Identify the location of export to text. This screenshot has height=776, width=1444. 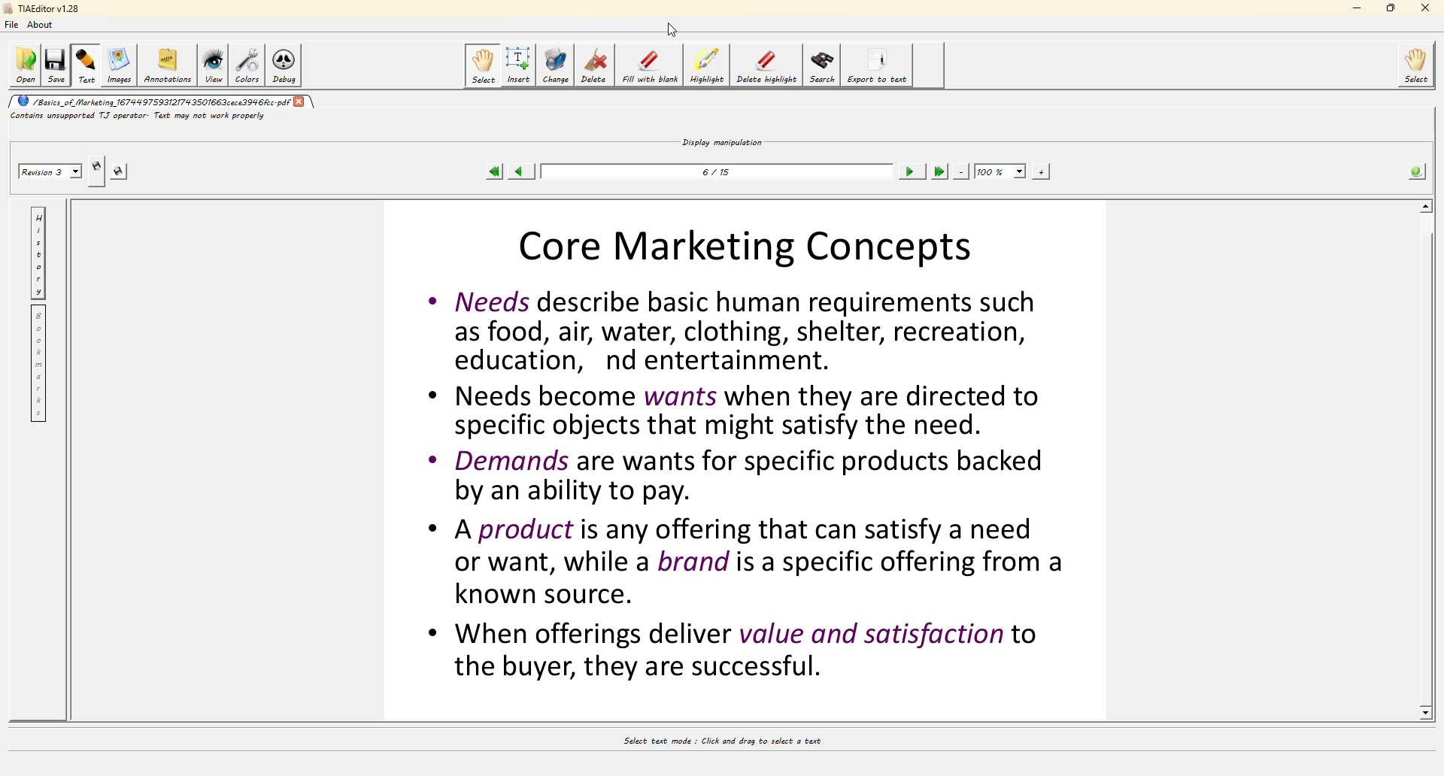
(874, 63).